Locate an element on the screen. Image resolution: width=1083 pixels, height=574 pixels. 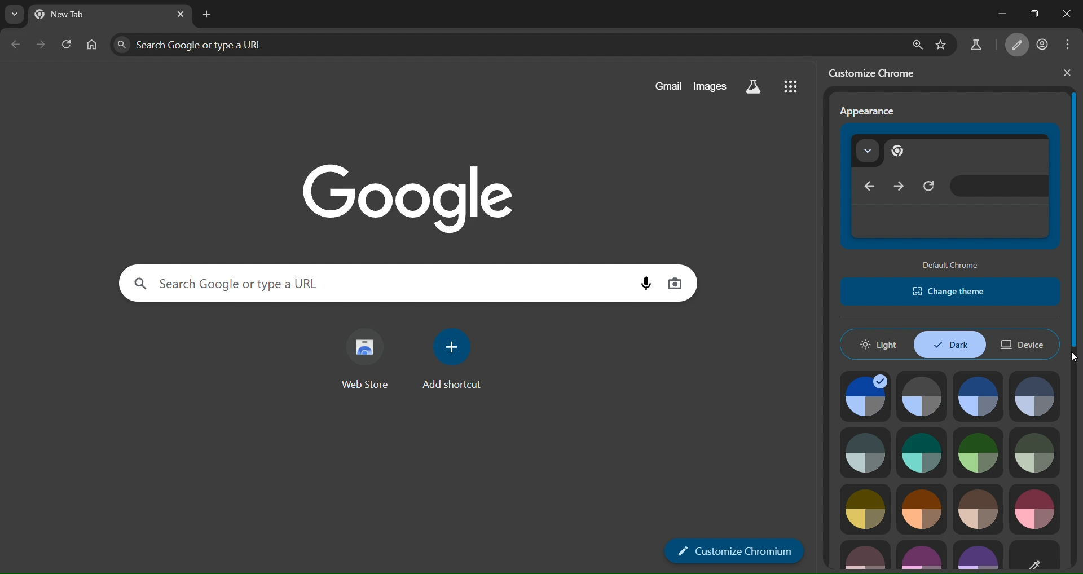
customize chrome is located at coordinates (879, 72).